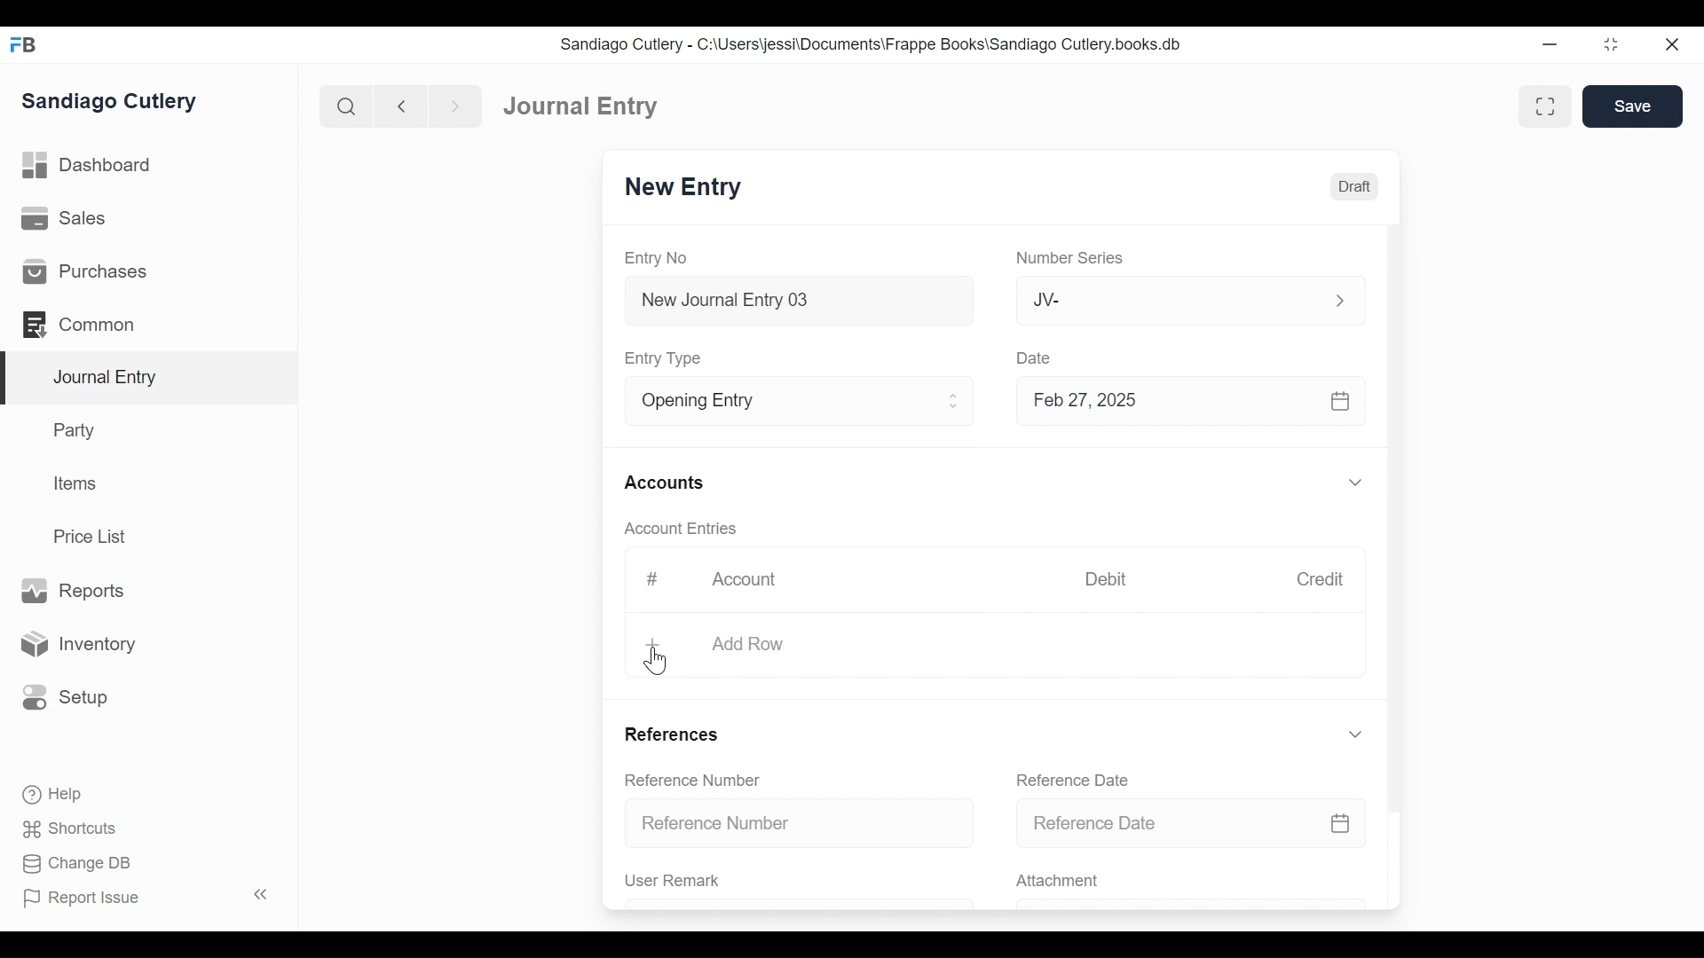  I want to click on Setup, so click(66, 698).